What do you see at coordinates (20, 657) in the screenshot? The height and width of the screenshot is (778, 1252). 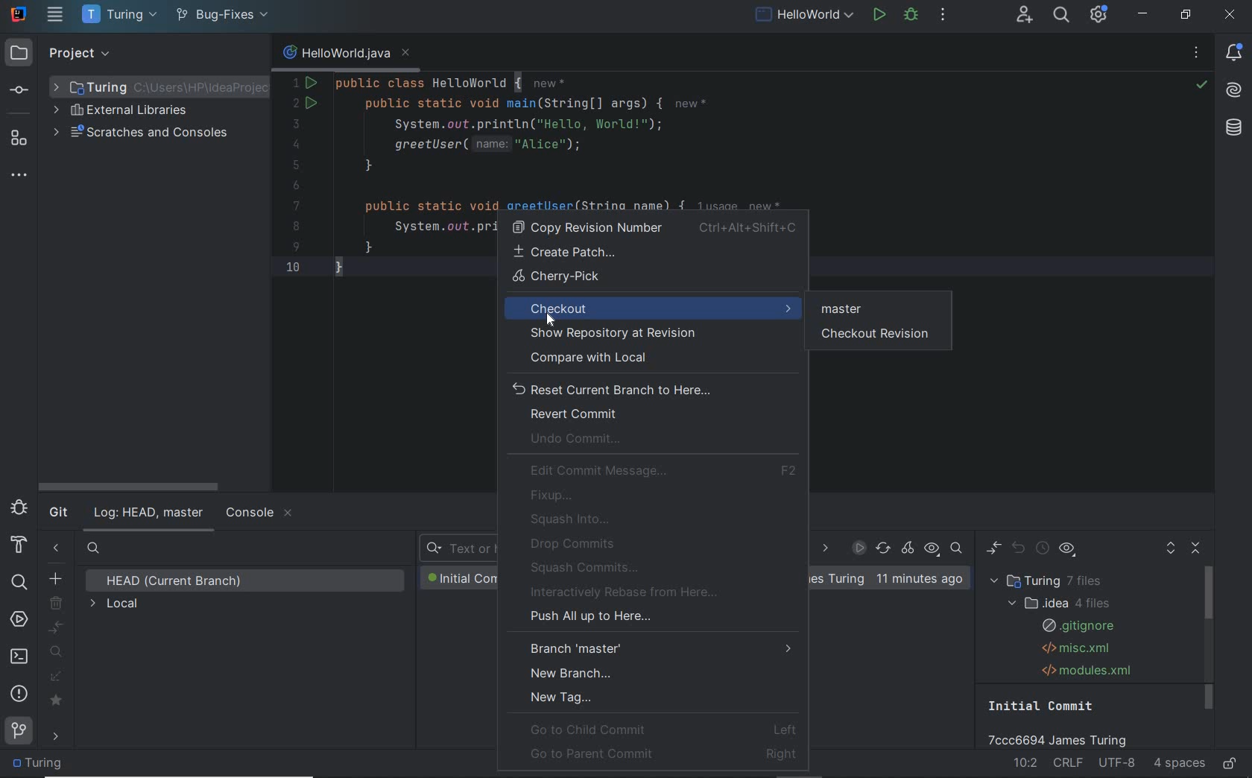 I see `terminal` at bounding box center [20, 657].